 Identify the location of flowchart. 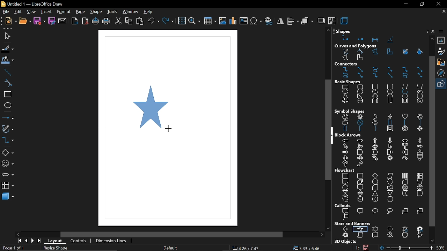
(7, 185).